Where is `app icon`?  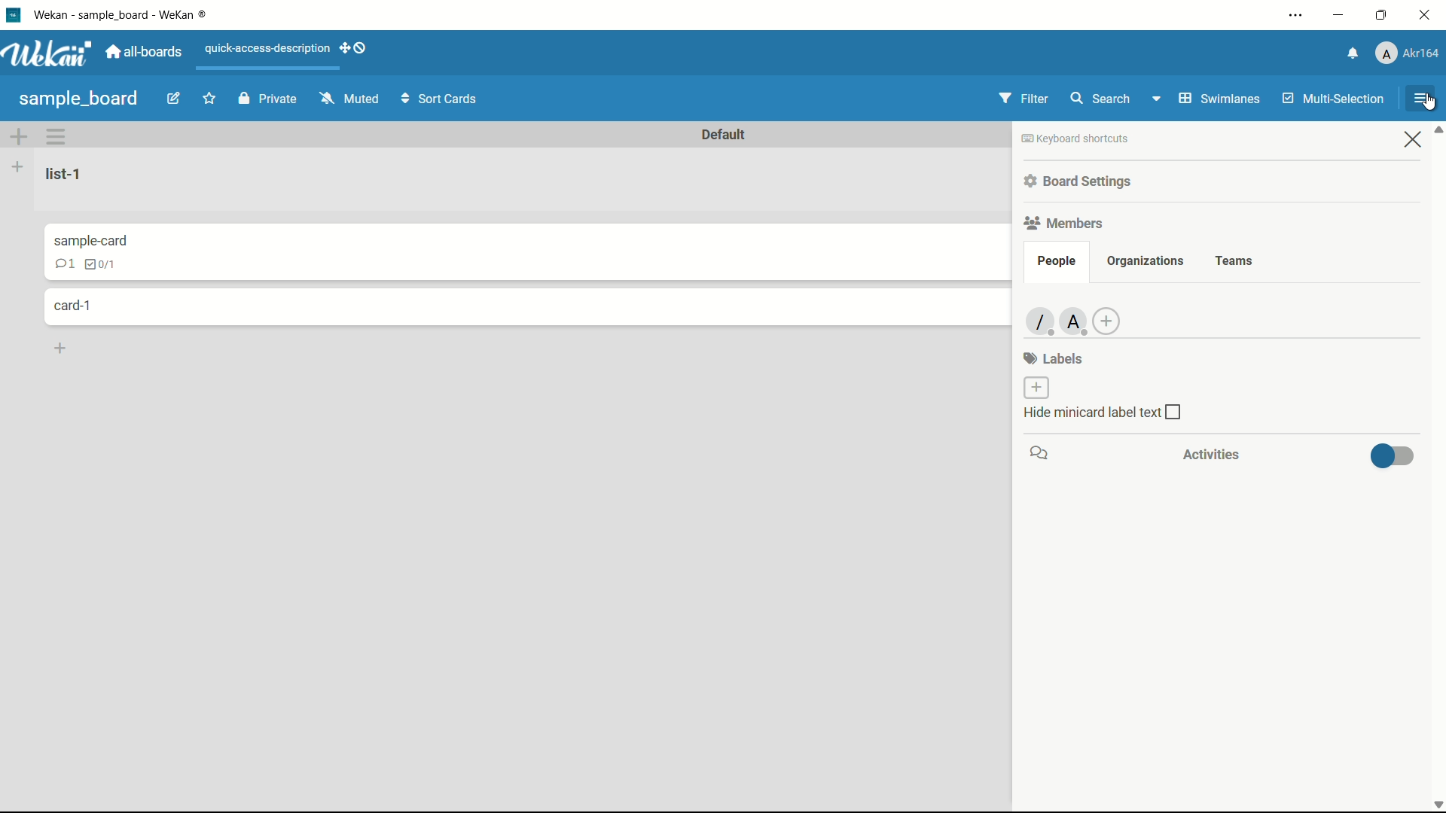 app icon is located at coordinates (14, 15).